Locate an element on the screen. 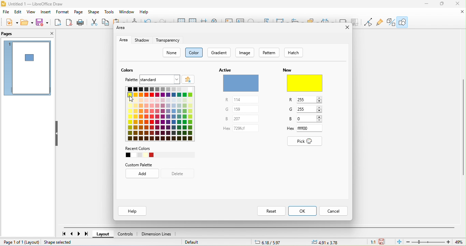 The width and height of the screenshot is (466, 246).  is located at coordinates (171, 53).